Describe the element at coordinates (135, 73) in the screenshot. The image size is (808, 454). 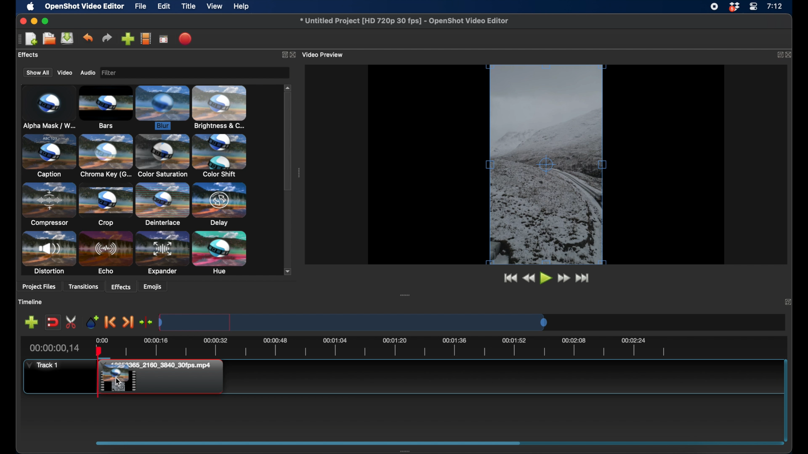
I see `filter` at that location.